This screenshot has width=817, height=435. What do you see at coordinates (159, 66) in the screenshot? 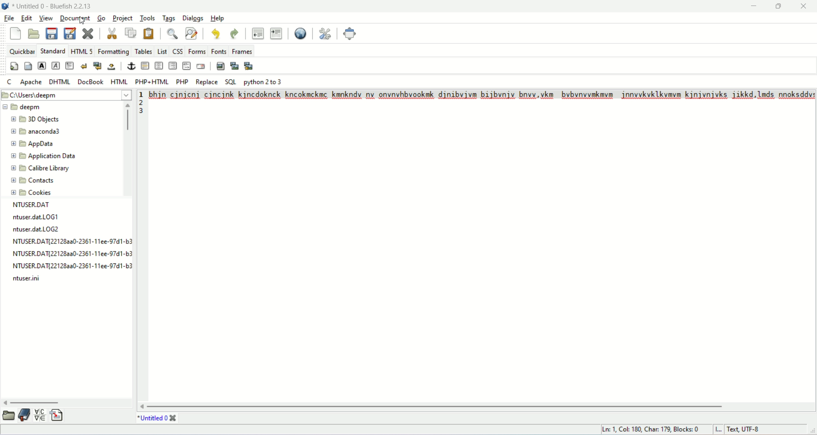
I see `center` at bounding box center [159, 66].